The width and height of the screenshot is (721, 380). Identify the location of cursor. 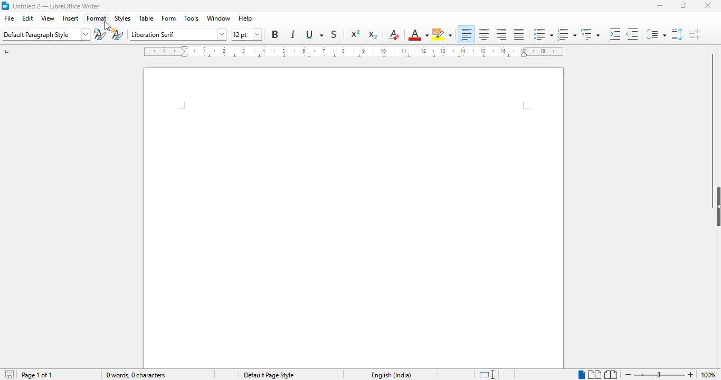
(108, 26).